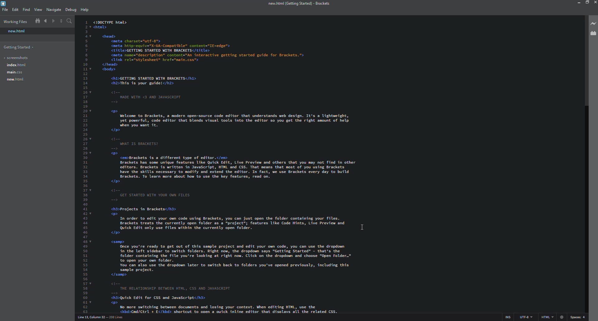  What do you see at coordinates (70, 10) in the screenshot?
I see `debug` at bounding box center [70, 10].